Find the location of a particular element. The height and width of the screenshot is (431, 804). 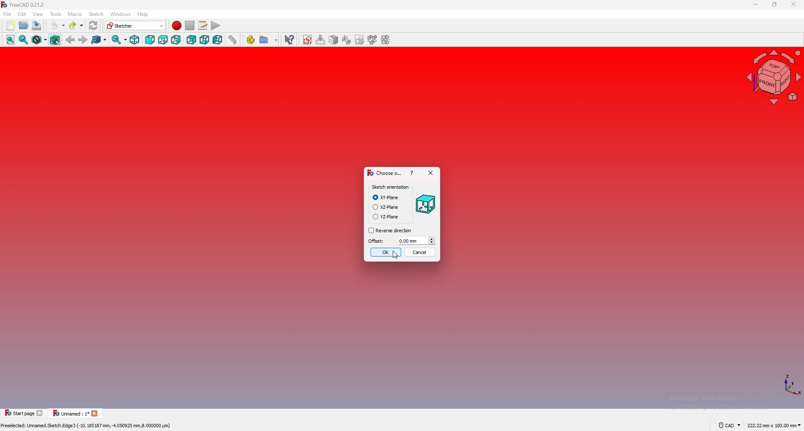

reorient sketch is located at coordinates (347, 39).